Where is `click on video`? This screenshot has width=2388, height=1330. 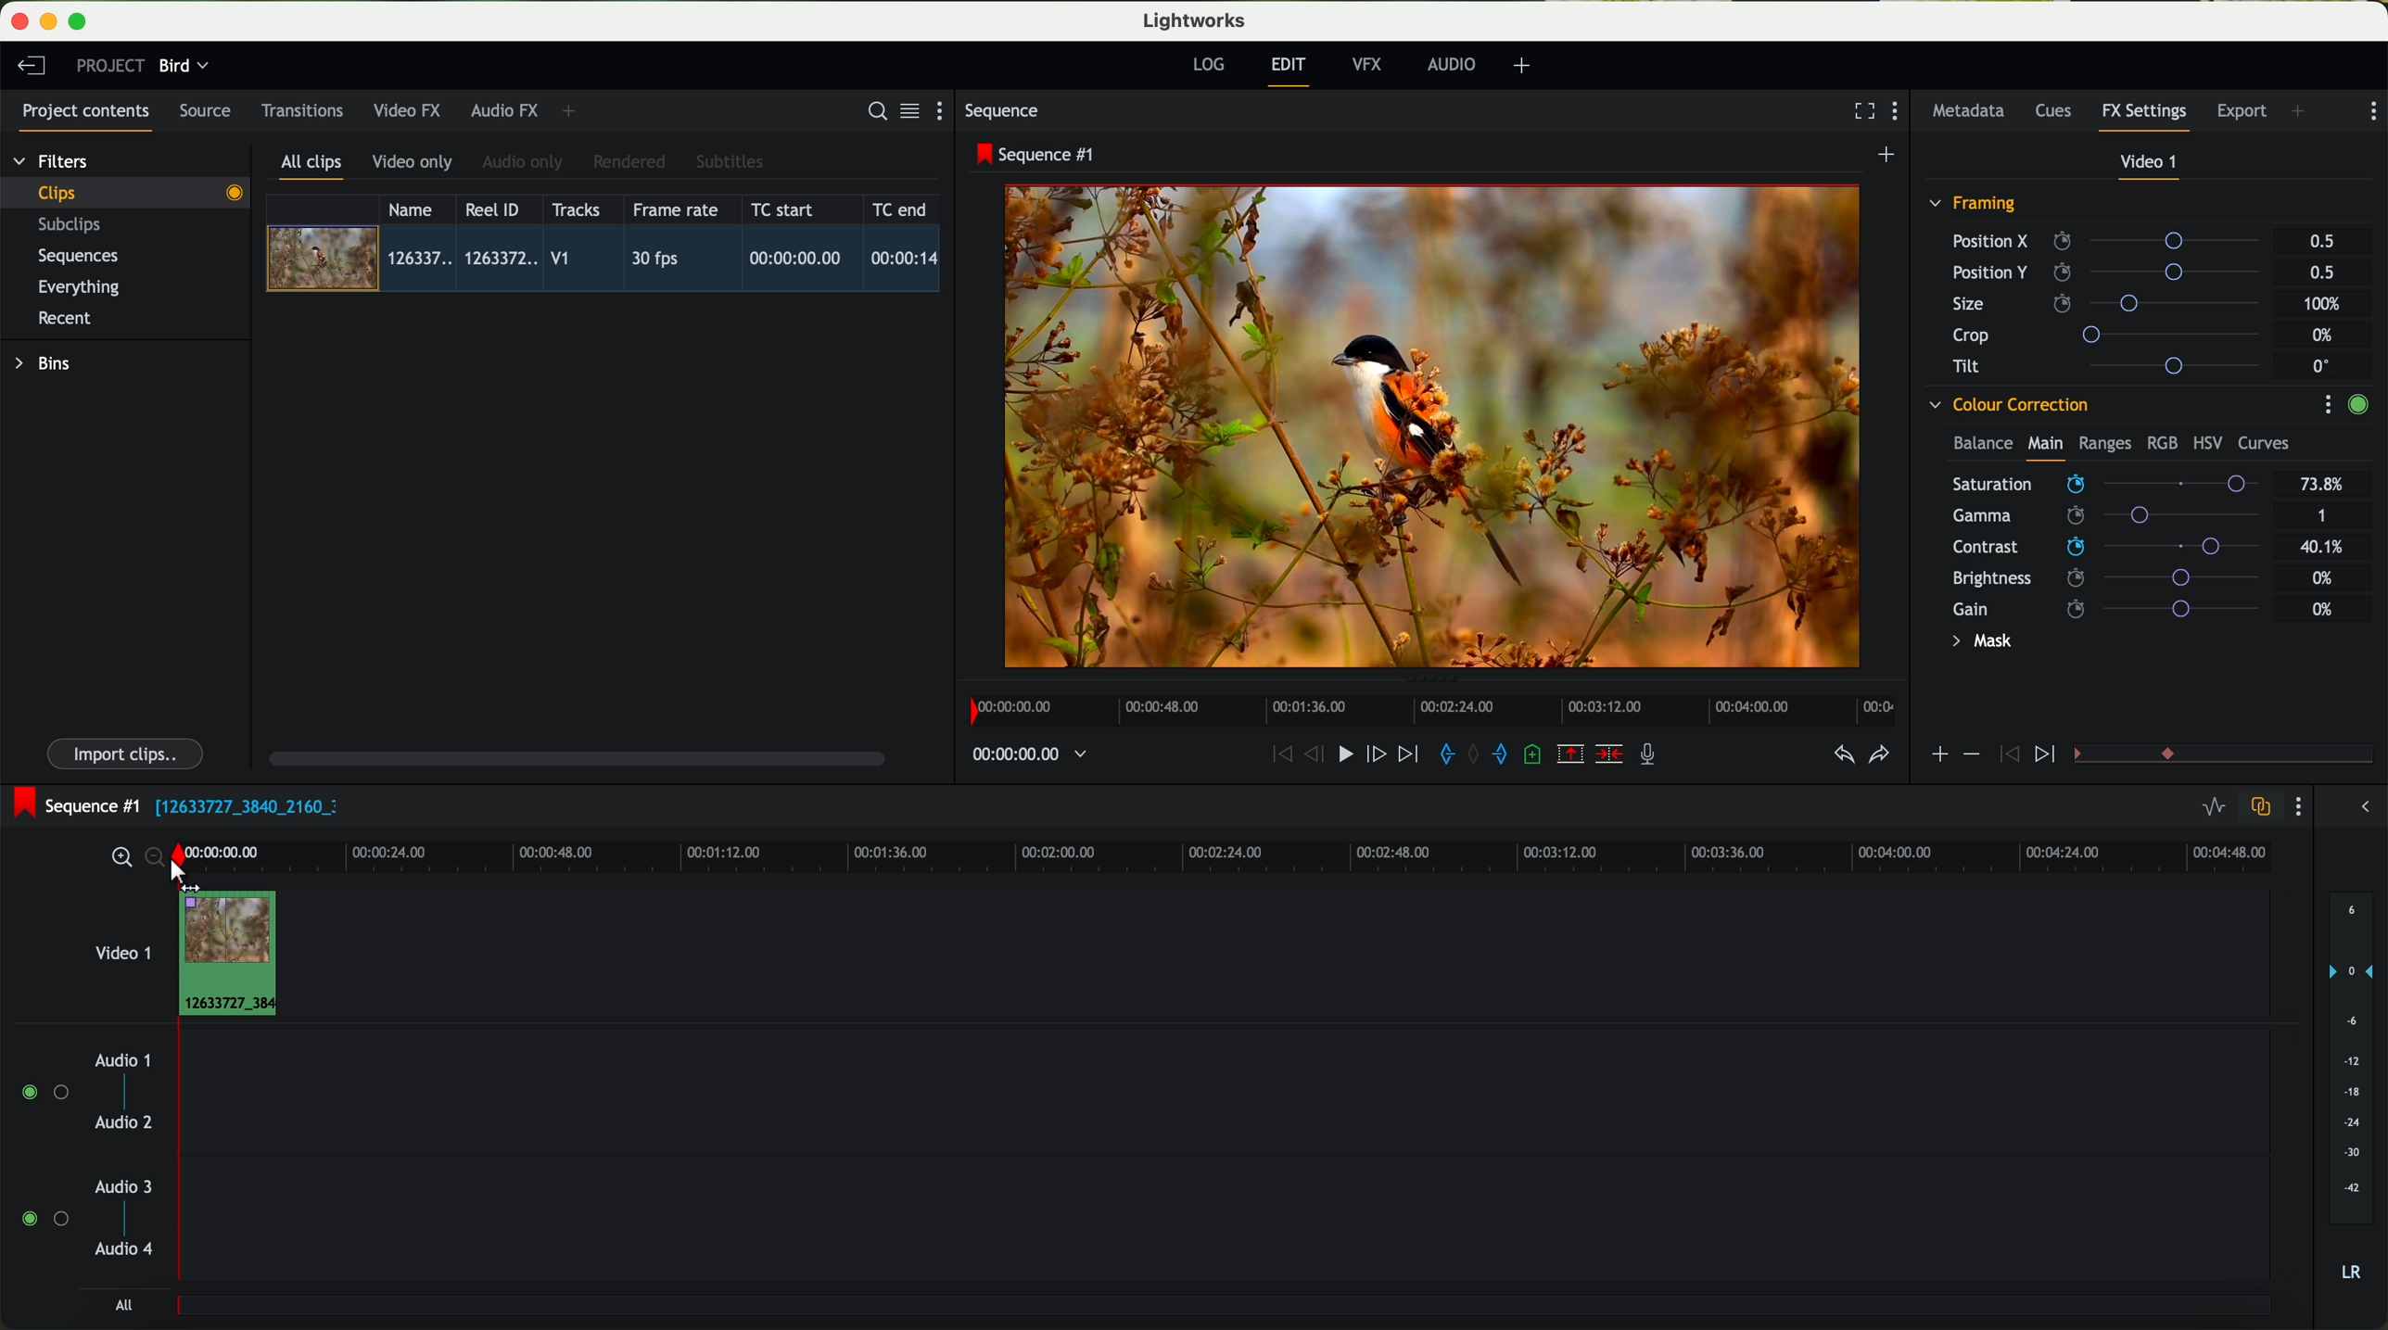 click on video is located at coordinates (609, 261).